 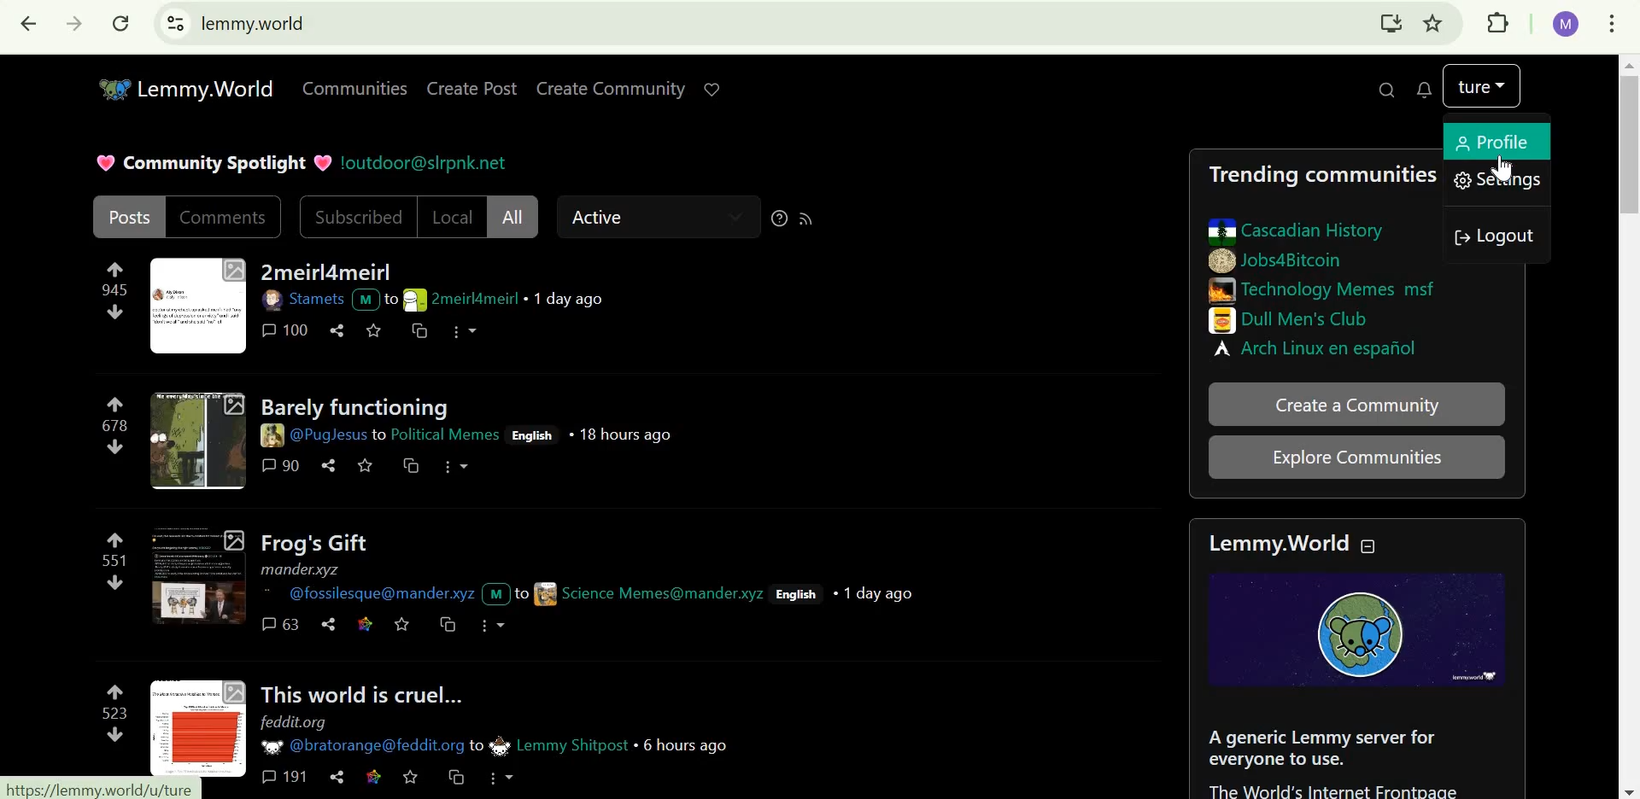 What do you see at coordinates (281, 465) in the screenshot?
I see `90 comments` at bounding box center [281, 465].